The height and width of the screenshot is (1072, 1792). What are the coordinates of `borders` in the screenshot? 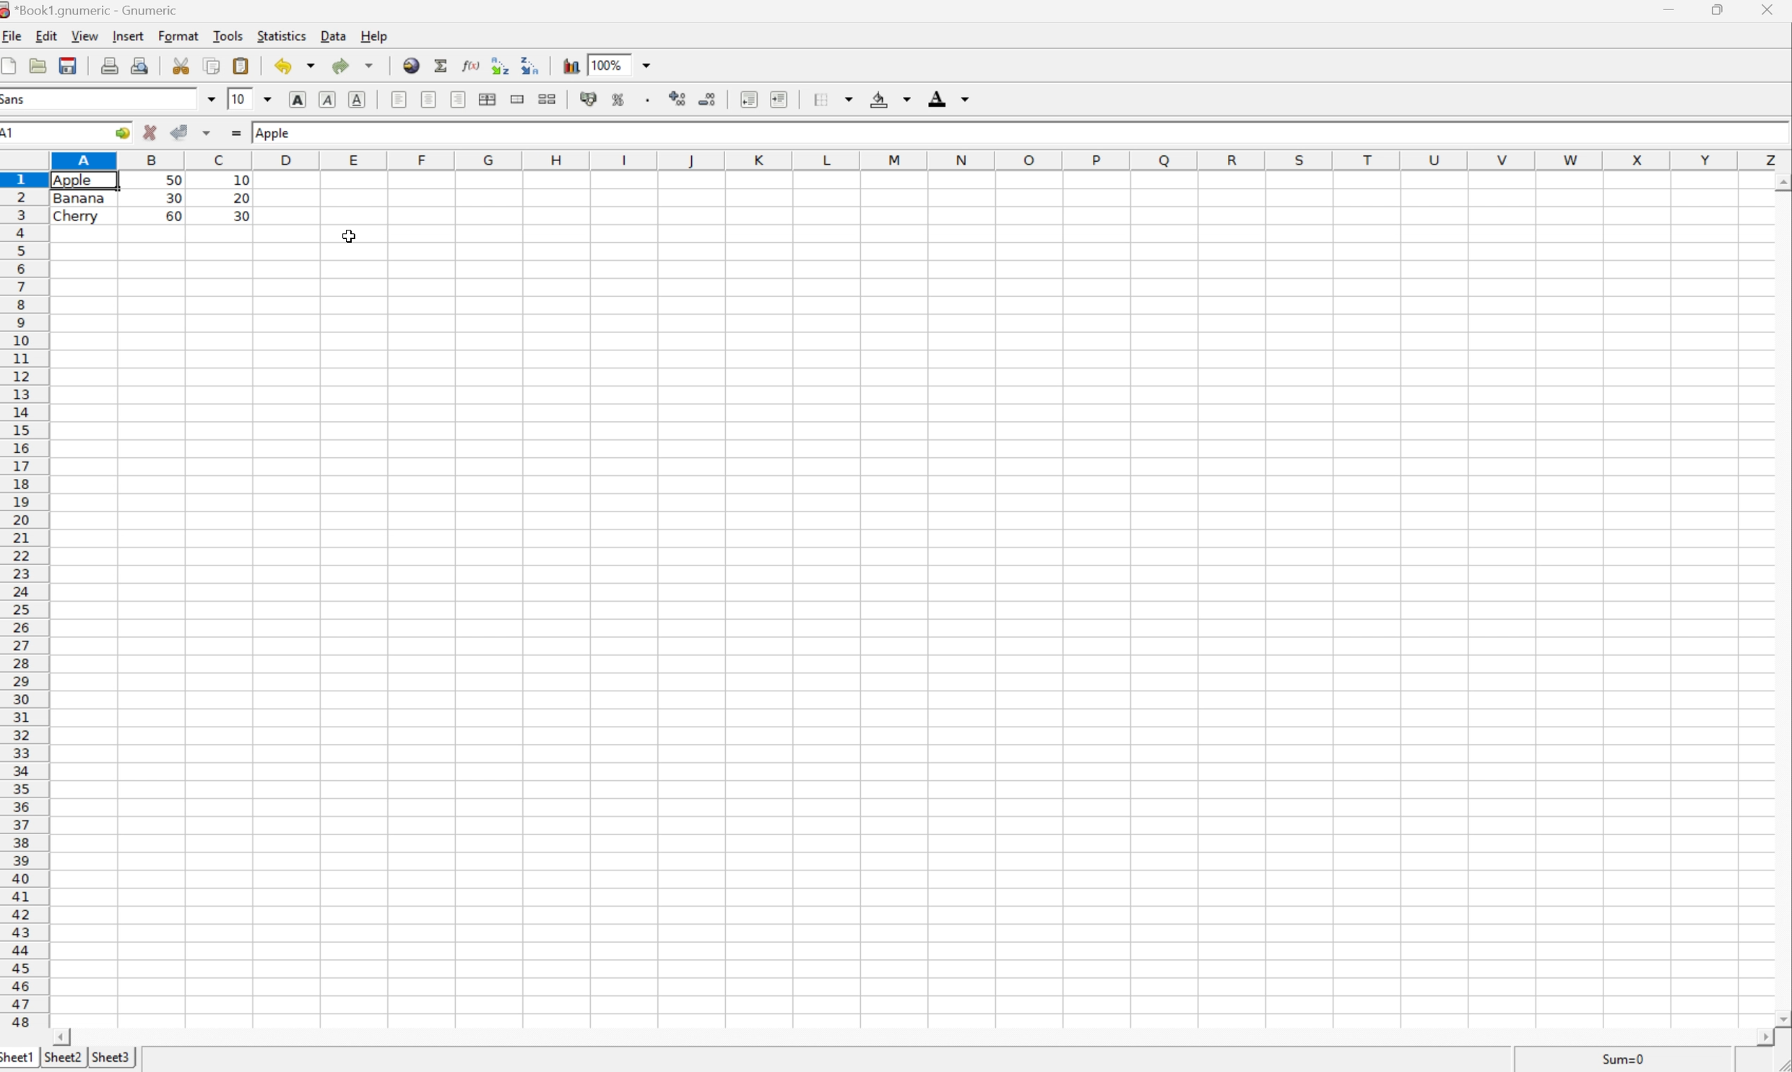 It's located at (834, 100).